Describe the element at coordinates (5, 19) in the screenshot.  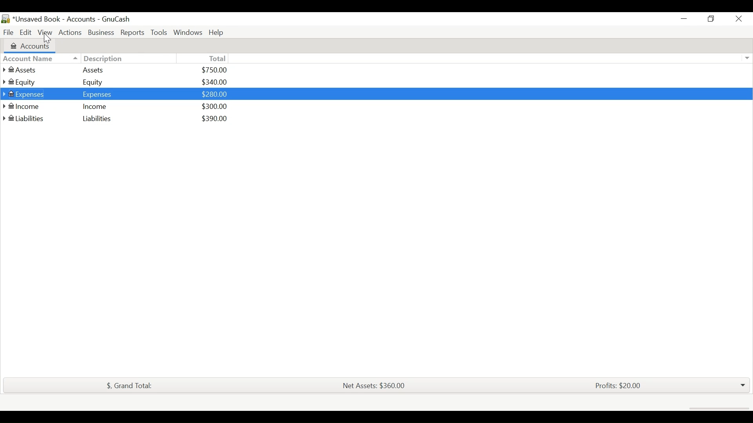
I see `GnuCash Desktop icon` at that location.